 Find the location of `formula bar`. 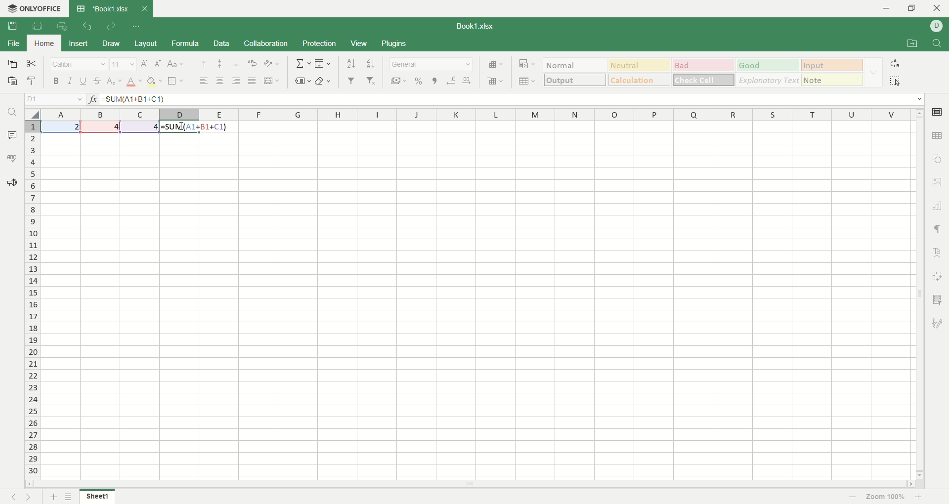

formula bar is located at coordinates (513, 99).